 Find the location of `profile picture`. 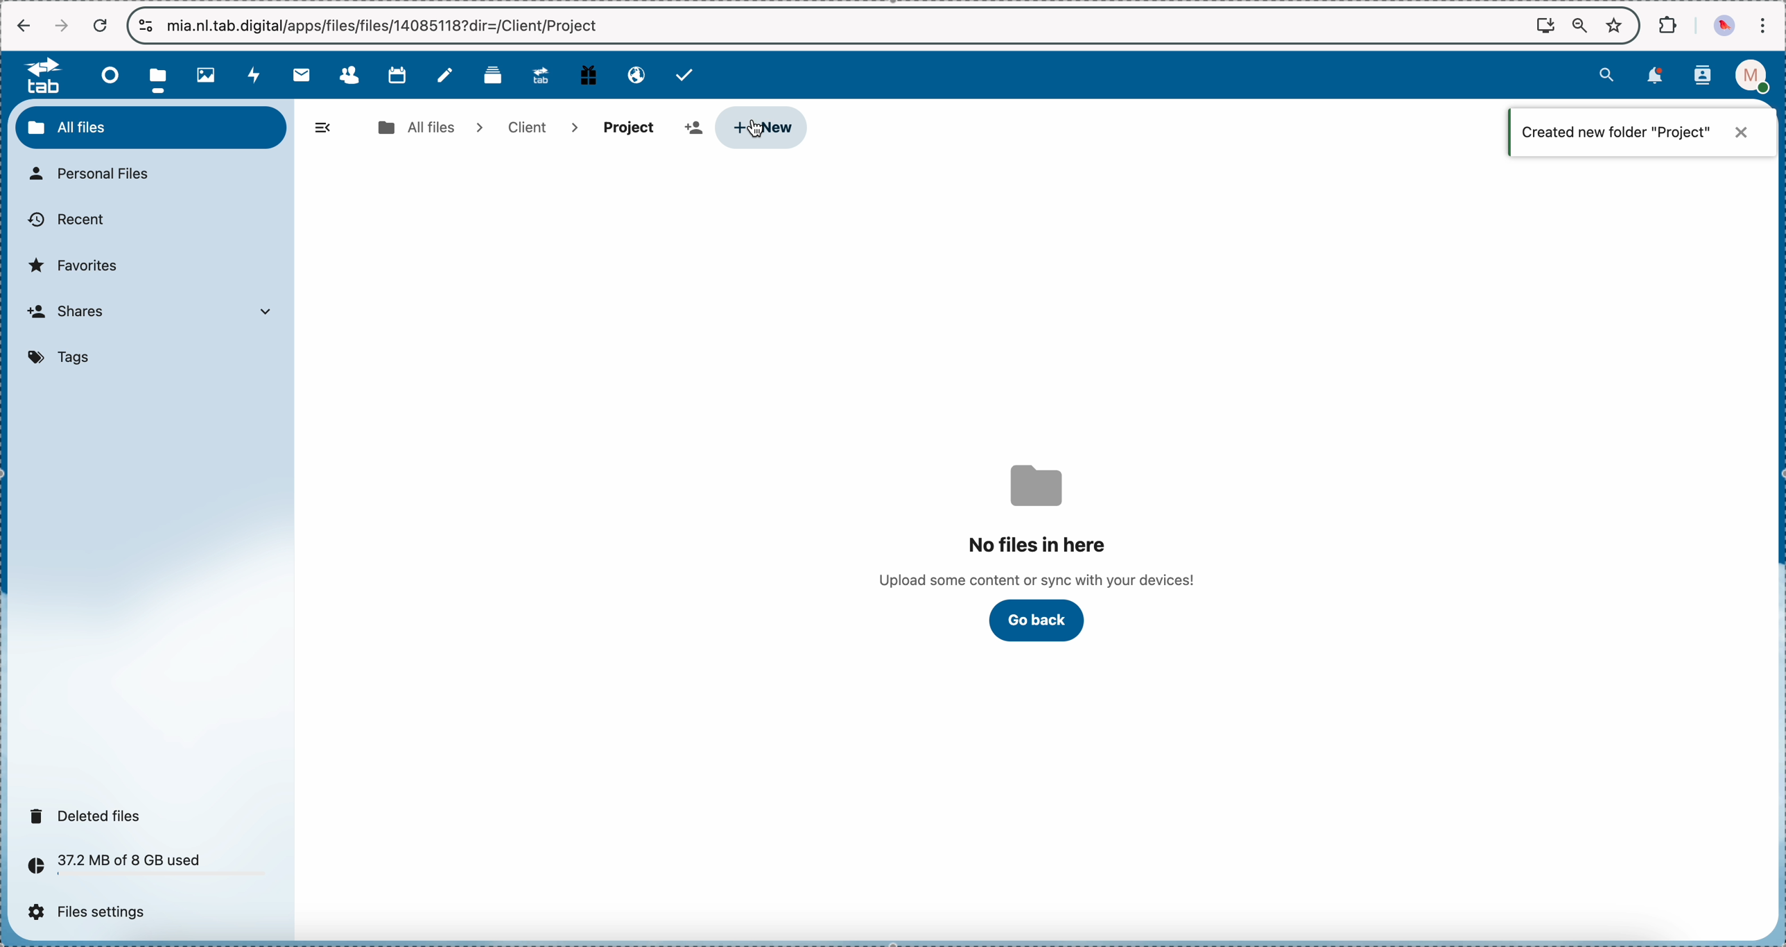

profile picture is located at coordinates (1726, 26).